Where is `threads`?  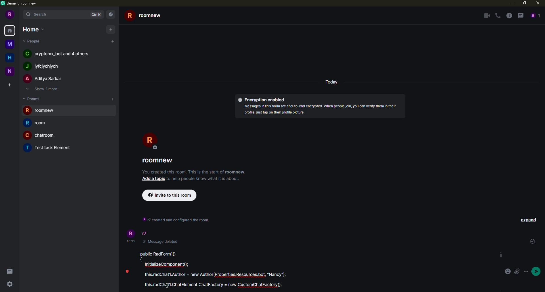
threads is located at coordinates (521, 15).